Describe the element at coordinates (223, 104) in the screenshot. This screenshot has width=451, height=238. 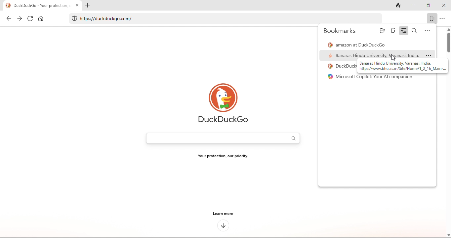
I see `duck duck go logo` at that location.